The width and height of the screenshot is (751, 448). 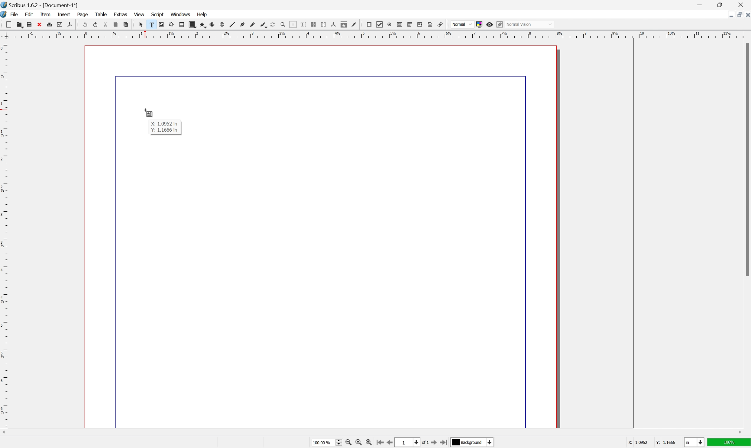 What do you see at coordinates (222, 25) in the screenshot?
I see `spiral` at bounding box center [222, 25].